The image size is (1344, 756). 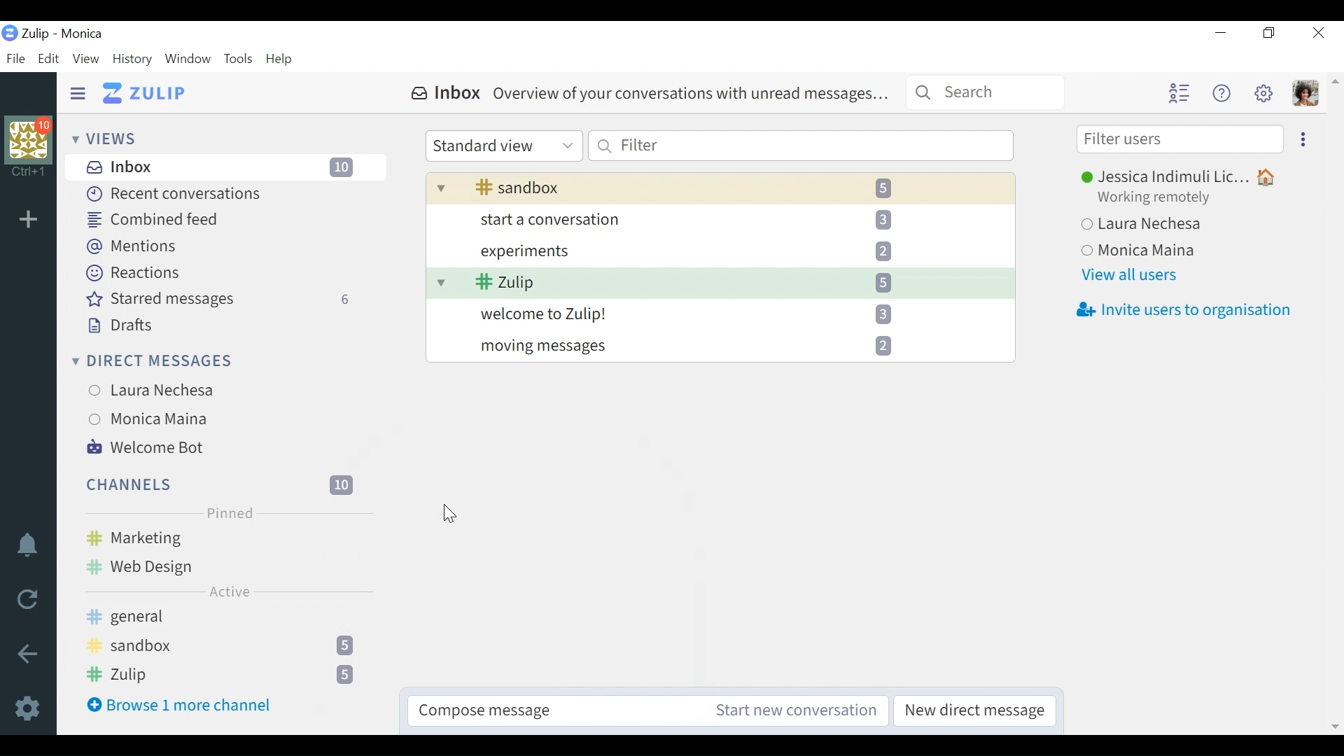 What do you see at coordinates (227, 512) in the screenshot?
I see `Pinned` at bounding box center [227, 512].